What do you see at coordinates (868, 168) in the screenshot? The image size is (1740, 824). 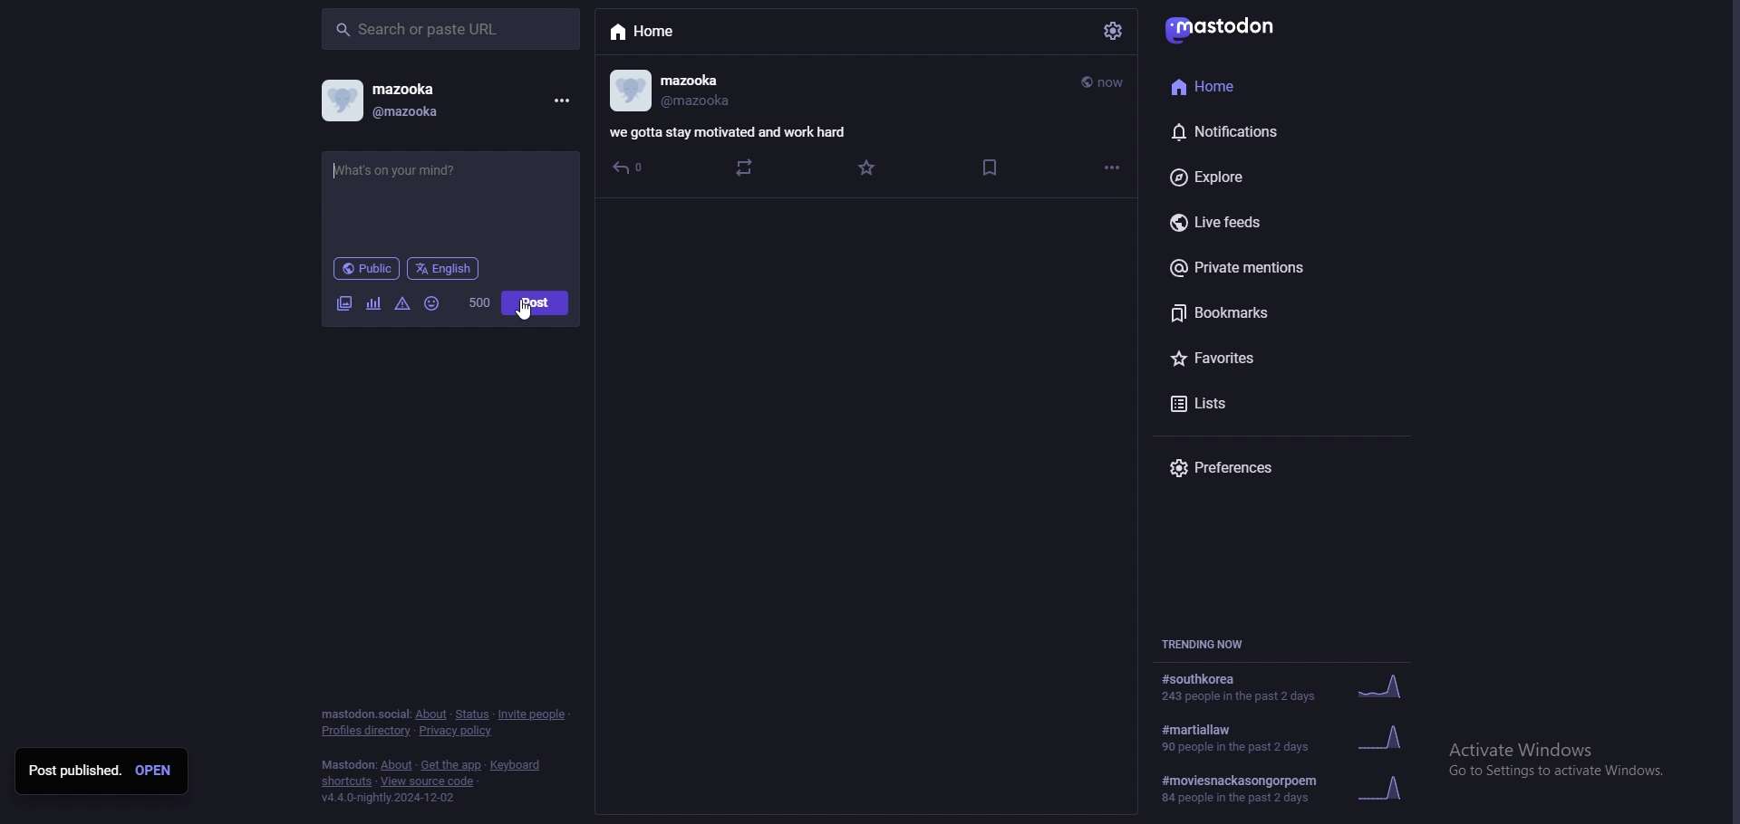 I see `favorite` at bounding box center [868, 168].